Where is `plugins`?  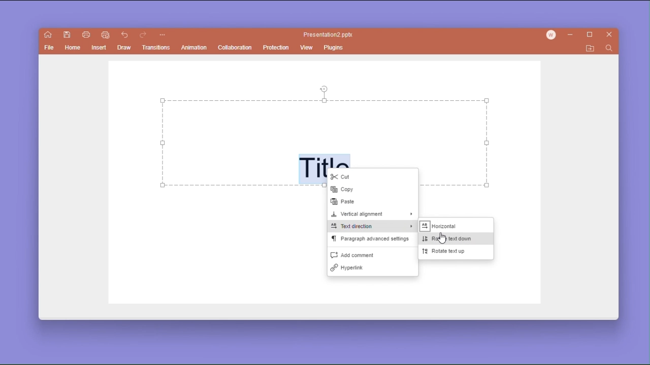 plugins is located at coordinates (335, 47).